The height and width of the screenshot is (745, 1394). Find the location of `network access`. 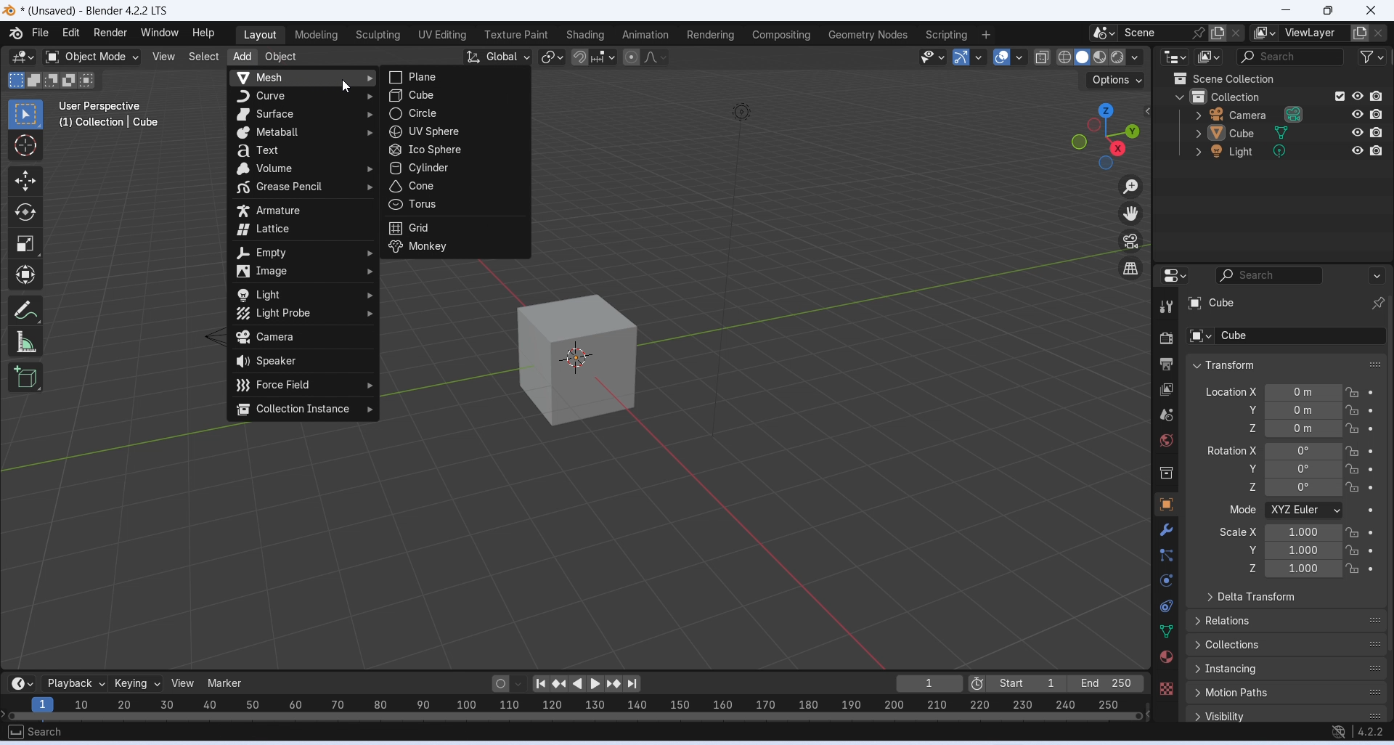

network access is located at coordinates (1338, 733).